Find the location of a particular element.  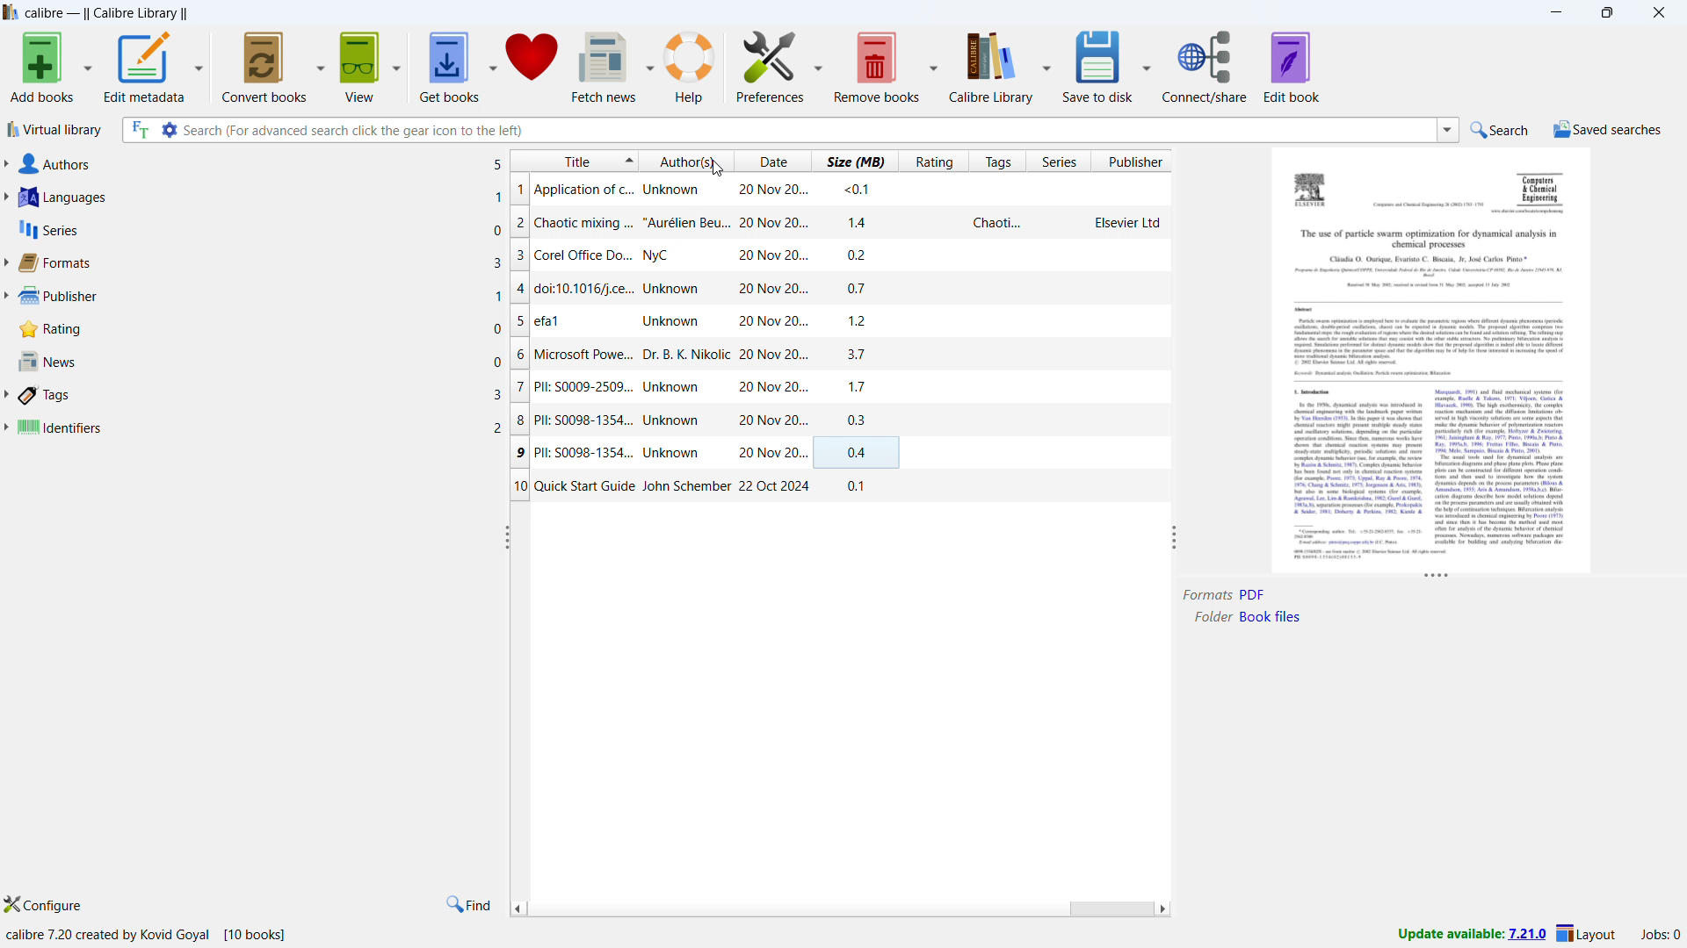

add books options is located at coordinates (87, 66).